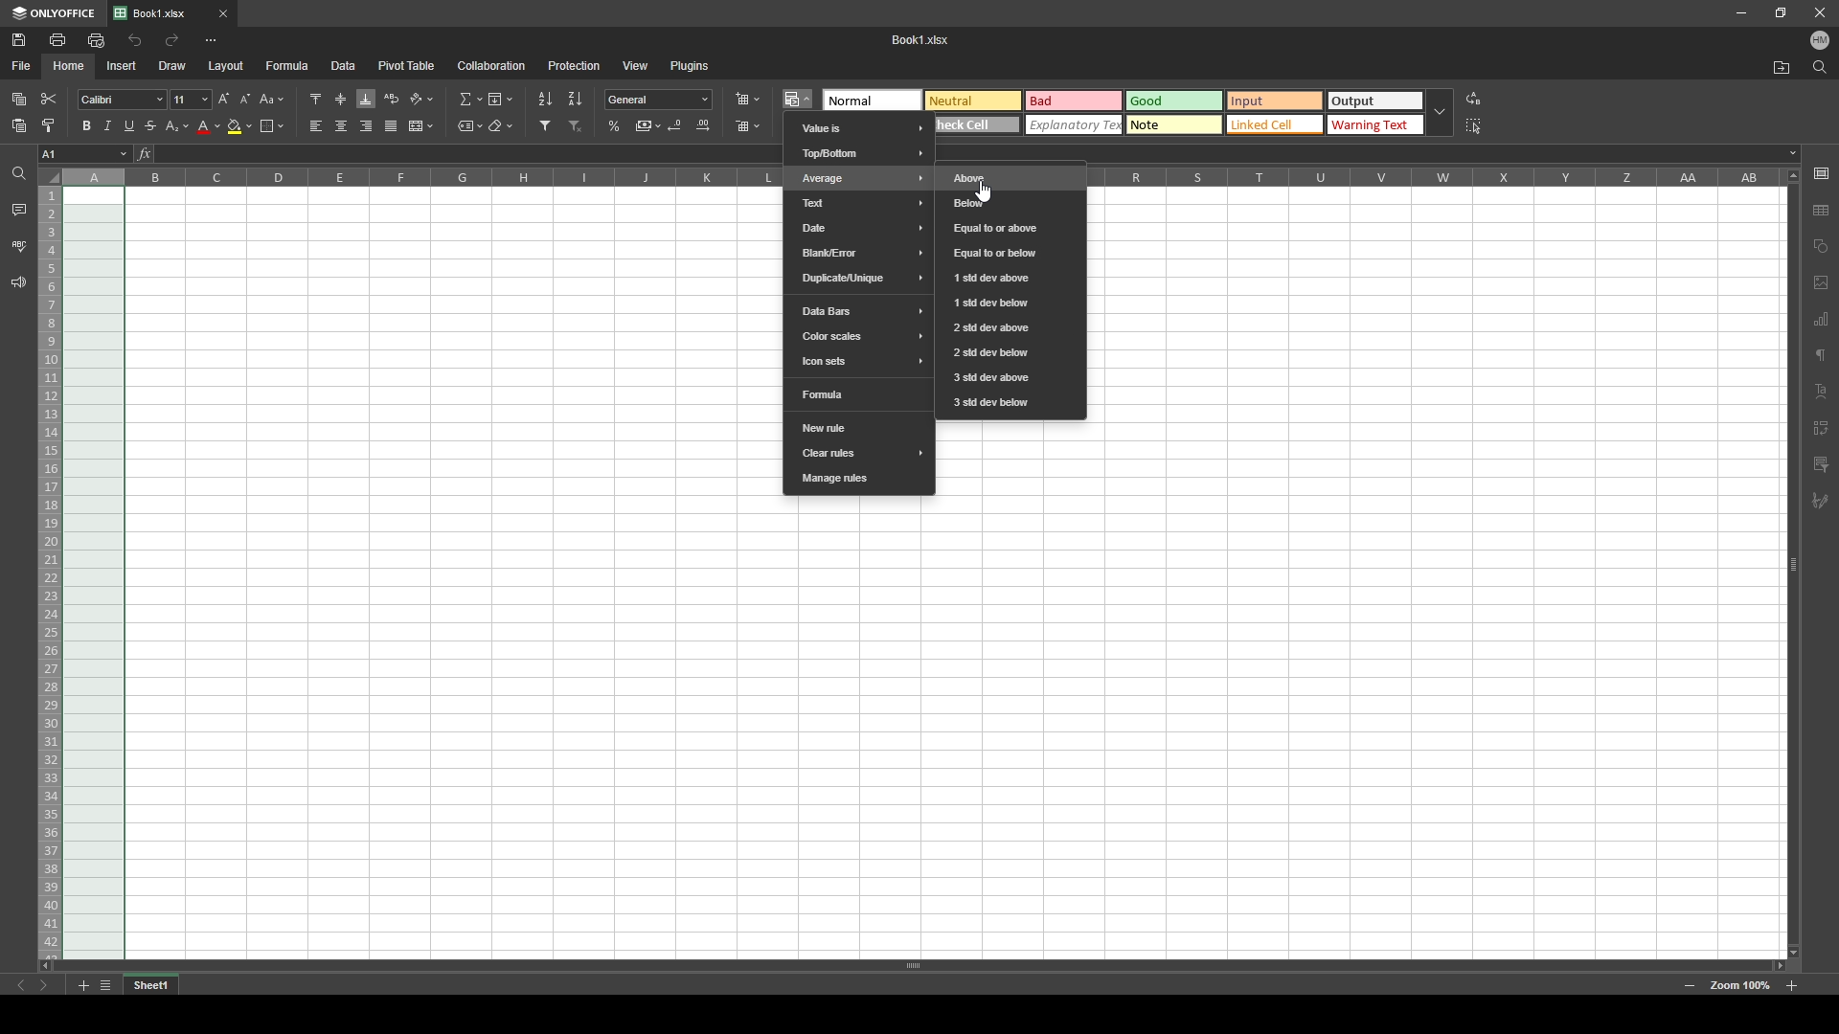 The height and width of the screenshot is (1034, 1839). What do you see at coordinates (677, 124) in the screenshot?
I see `decrease decimal` at bounding box center [677, 124].